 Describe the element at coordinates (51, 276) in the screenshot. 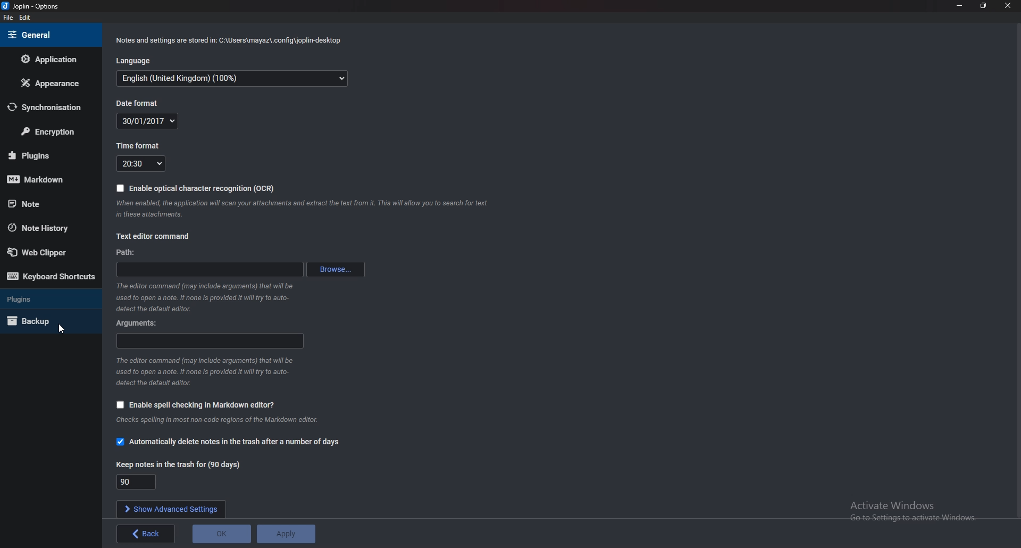

I see `Keyboard shortcuts` at that location.